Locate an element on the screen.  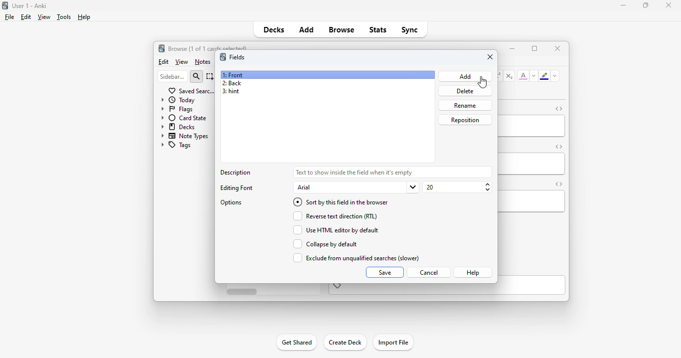
decks is located at coordinates (179, 126).